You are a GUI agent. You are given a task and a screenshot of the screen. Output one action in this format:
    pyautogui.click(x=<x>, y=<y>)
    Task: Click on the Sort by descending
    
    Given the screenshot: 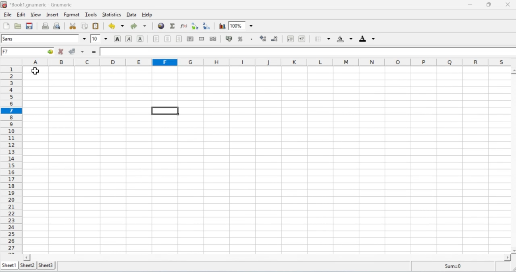 What is the action you would take?
    pyautogui.click(x=208, y=26)
    